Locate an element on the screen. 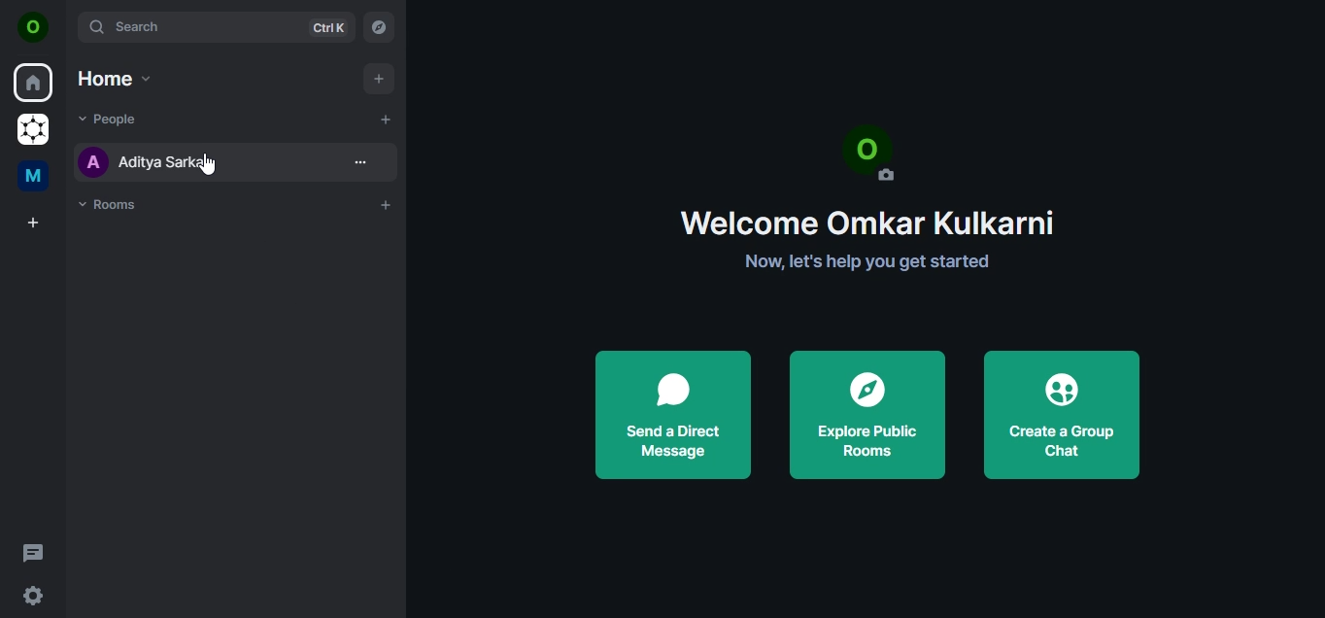 The width and height of the screenshot is (1325, 618). text is located at coordinates (862, 196).